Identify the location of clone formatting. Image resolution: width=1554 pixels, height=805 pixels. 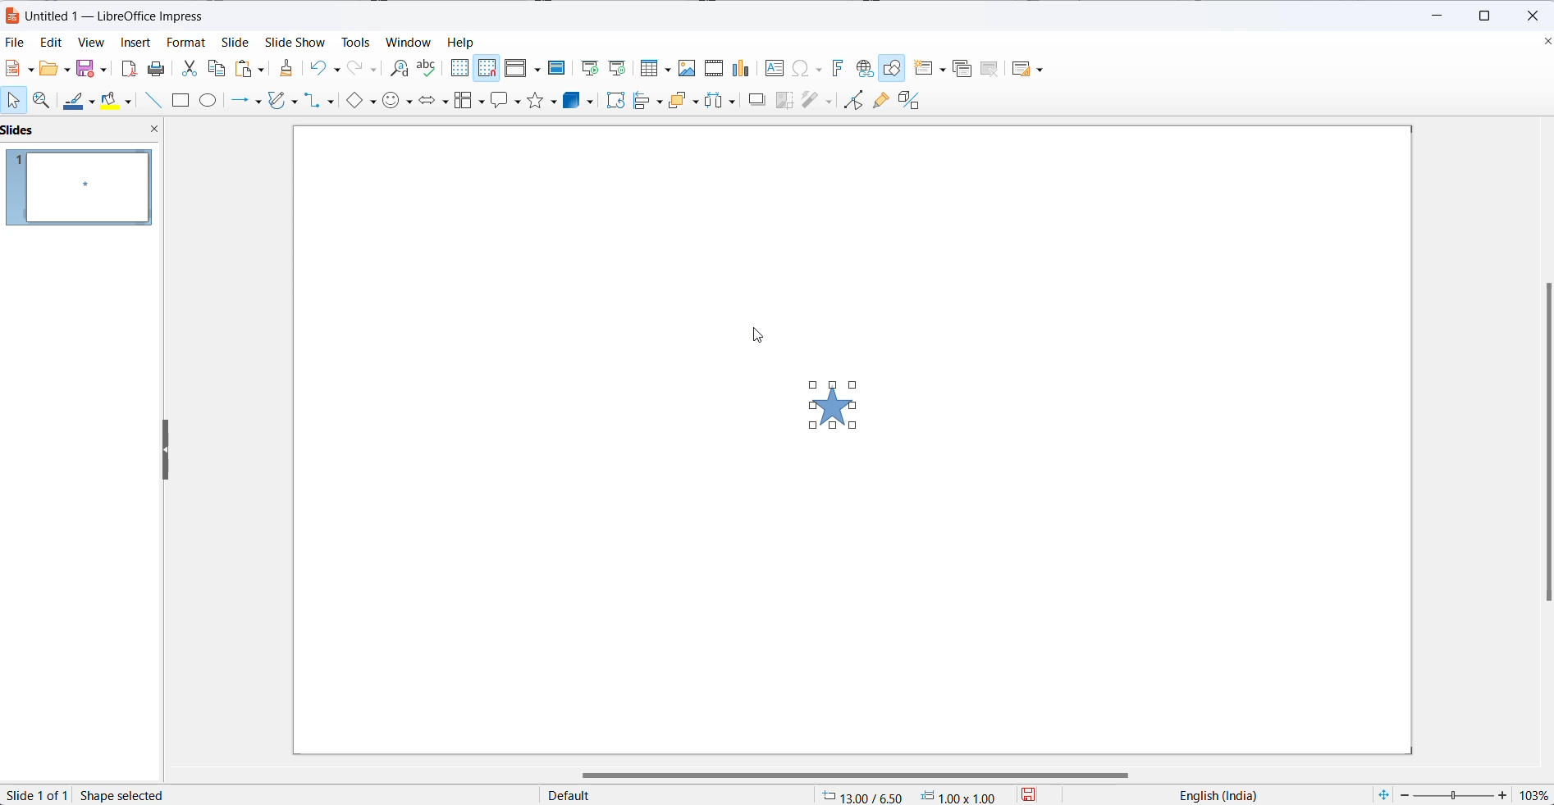
(288, 68).